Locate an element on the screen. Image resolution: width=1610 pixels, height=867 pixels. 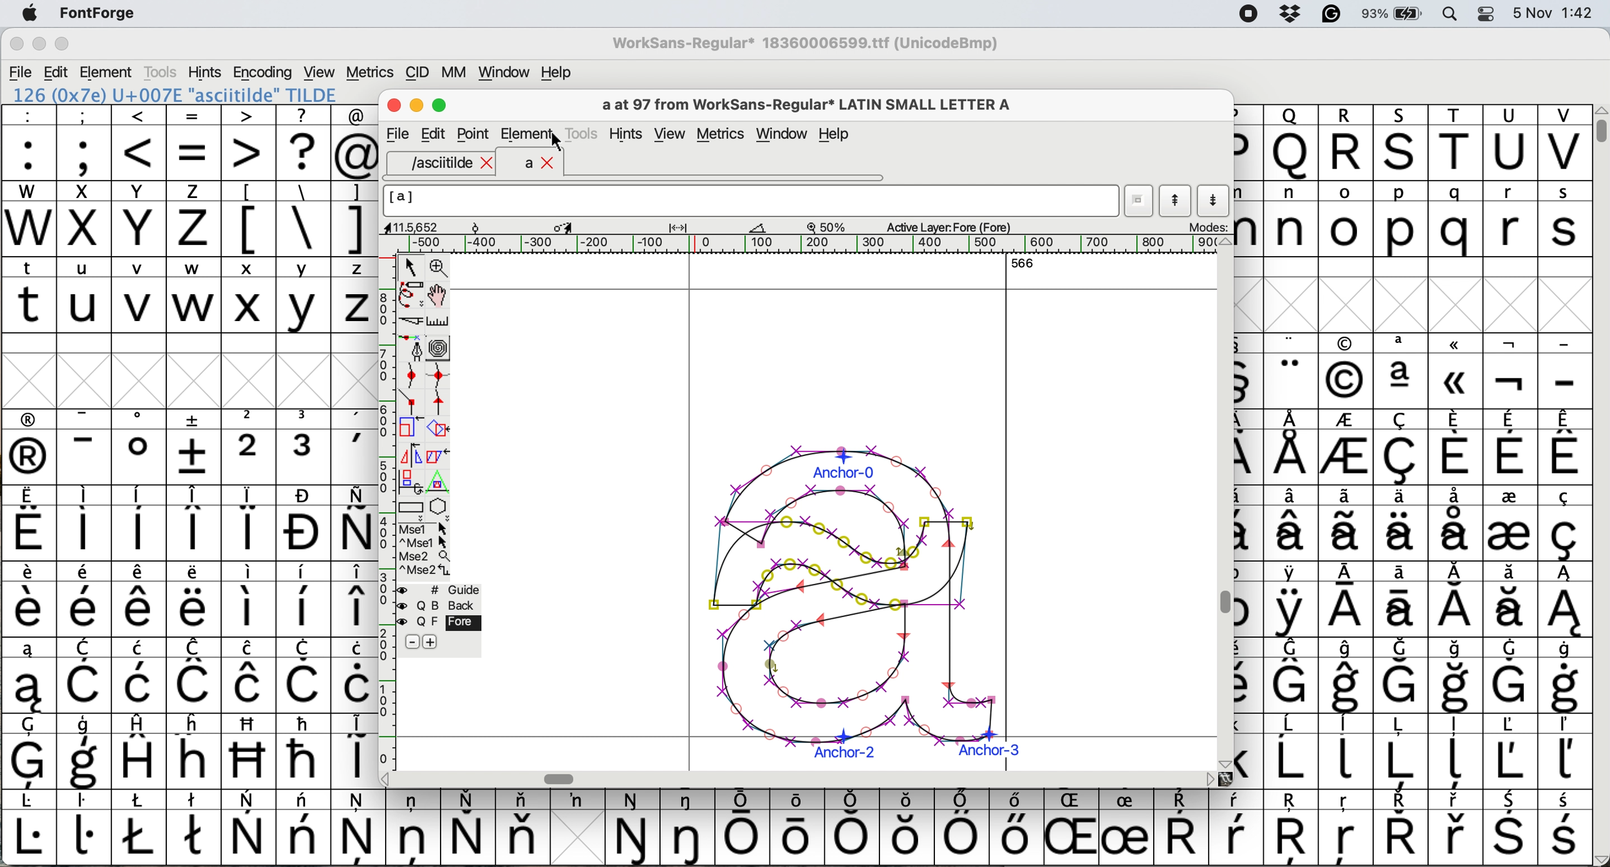
scale selection is located at coordinates (412, 427).